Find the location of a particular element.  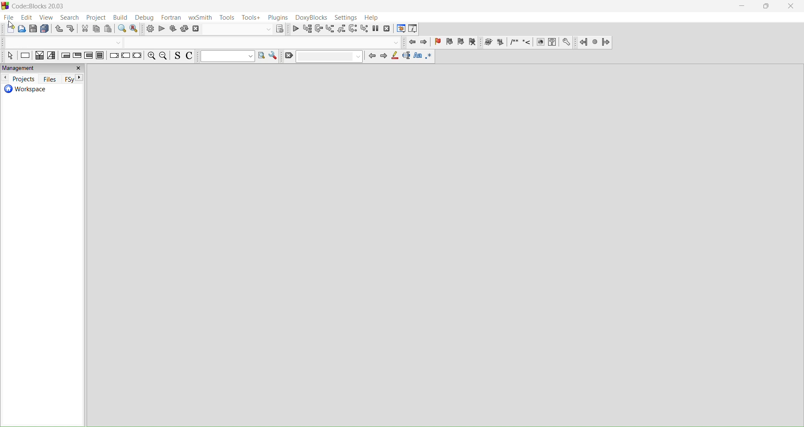

use regex is located at coordinates (430, 57).